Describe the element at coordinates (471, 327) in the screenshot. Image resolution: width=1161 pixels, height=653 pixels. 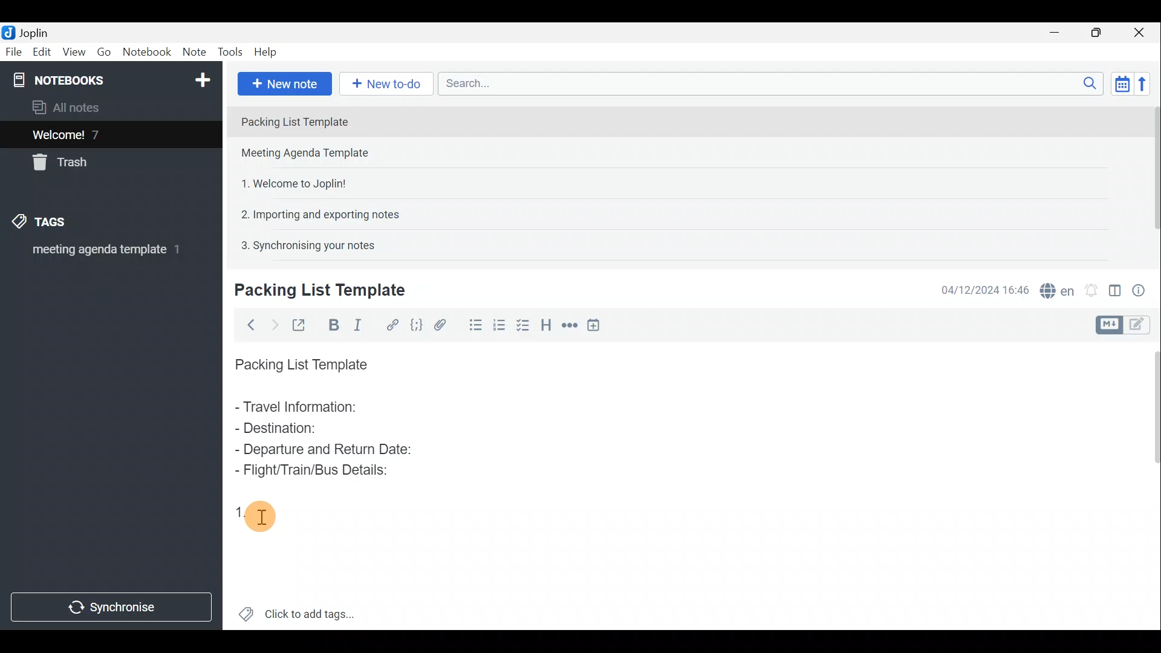
I see `Bulleted list` at that location.